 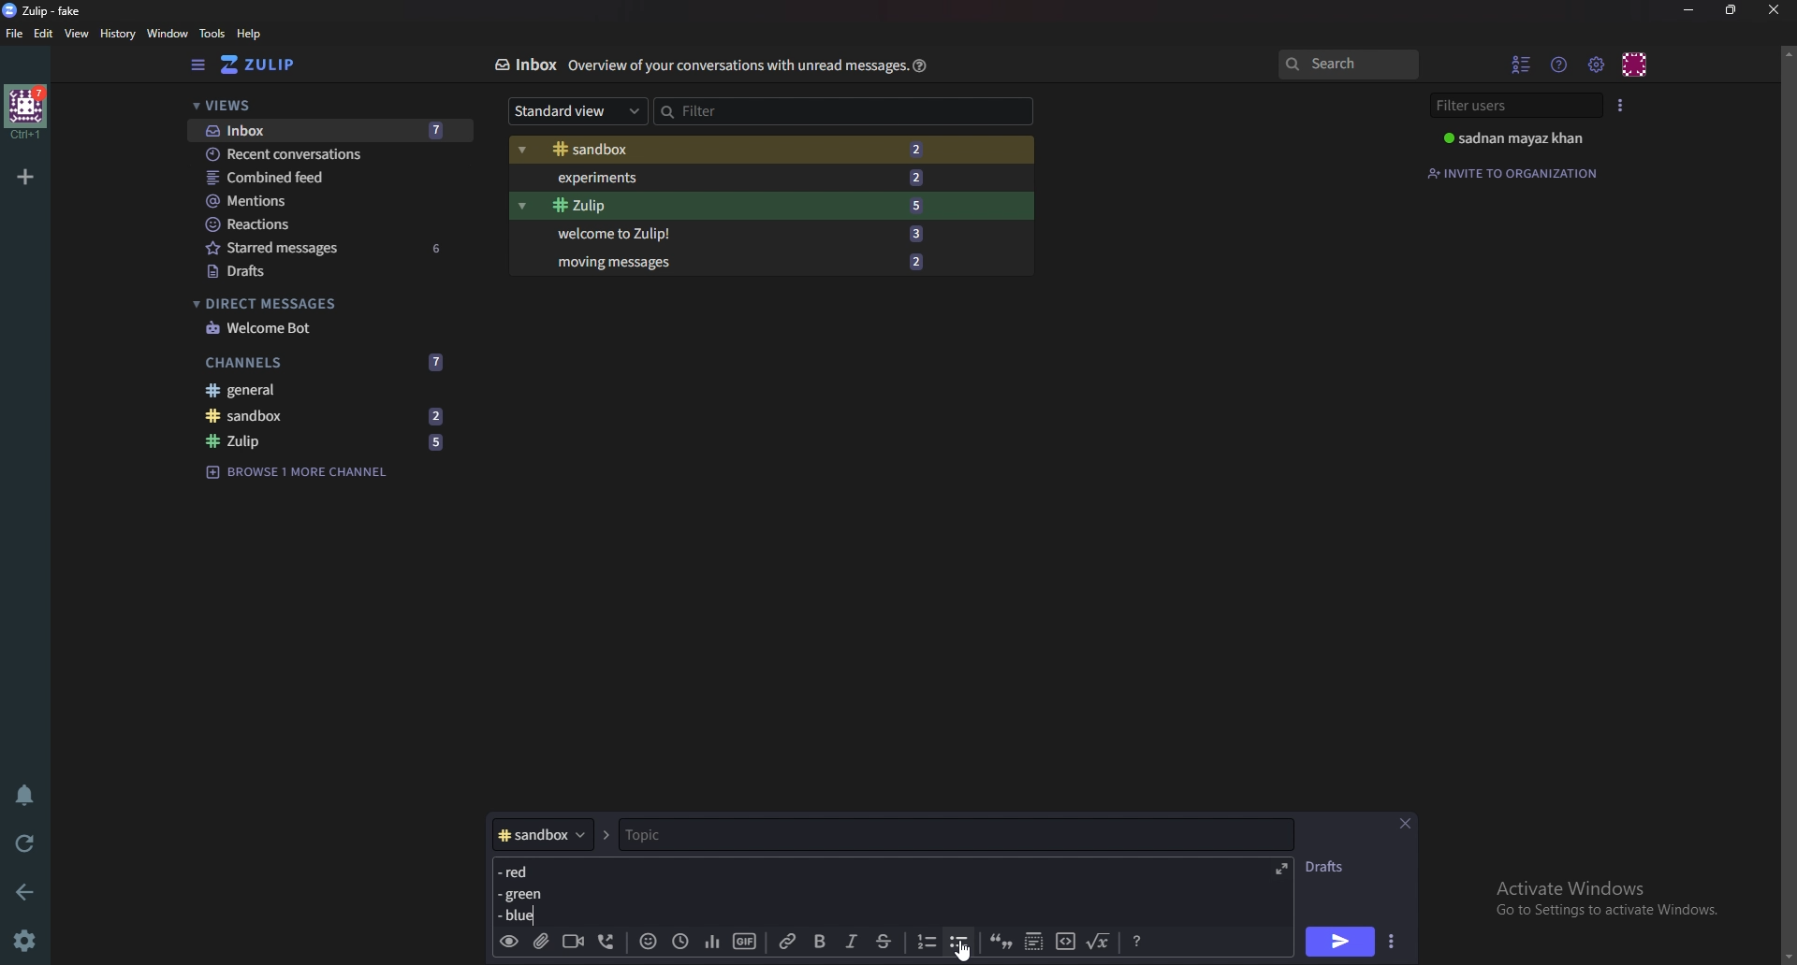 What do you see at coordinates (328, 273) in the screenshot?
I see `Drafts` at bounding box center [328, 273].